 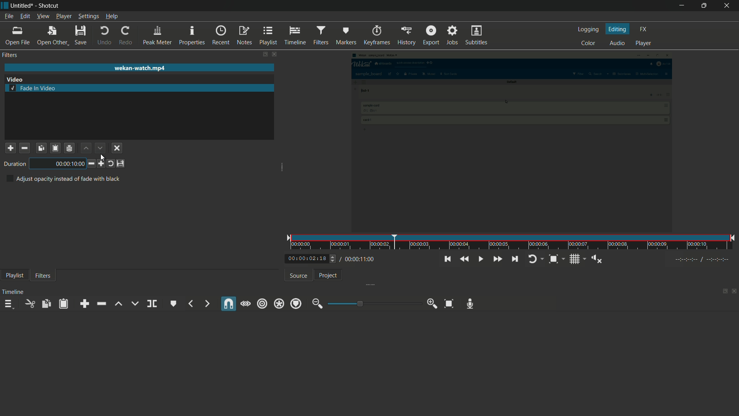 What do you see at coordinates (361, 259) in the screenshot?
I see `total time` at bounding box center [361, 259].